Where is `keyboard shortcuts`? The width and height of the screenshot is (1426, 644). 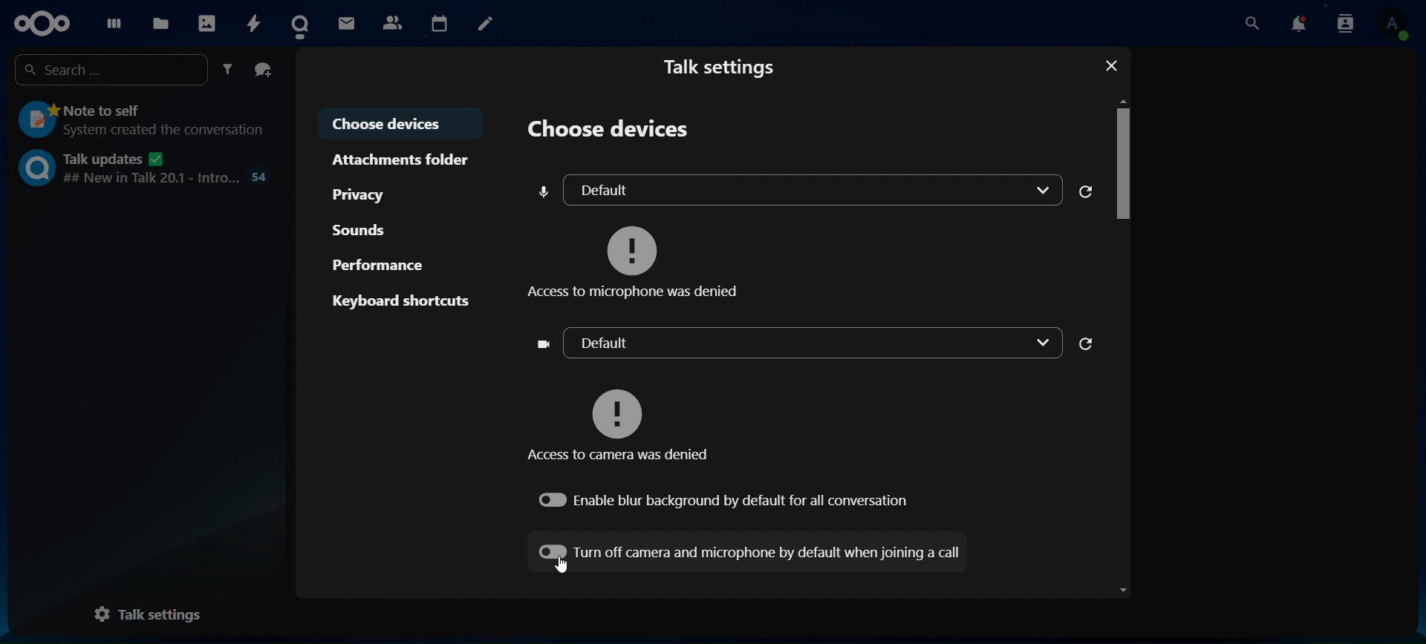 keyboard shortcuts is located at coordinates (401, 298).